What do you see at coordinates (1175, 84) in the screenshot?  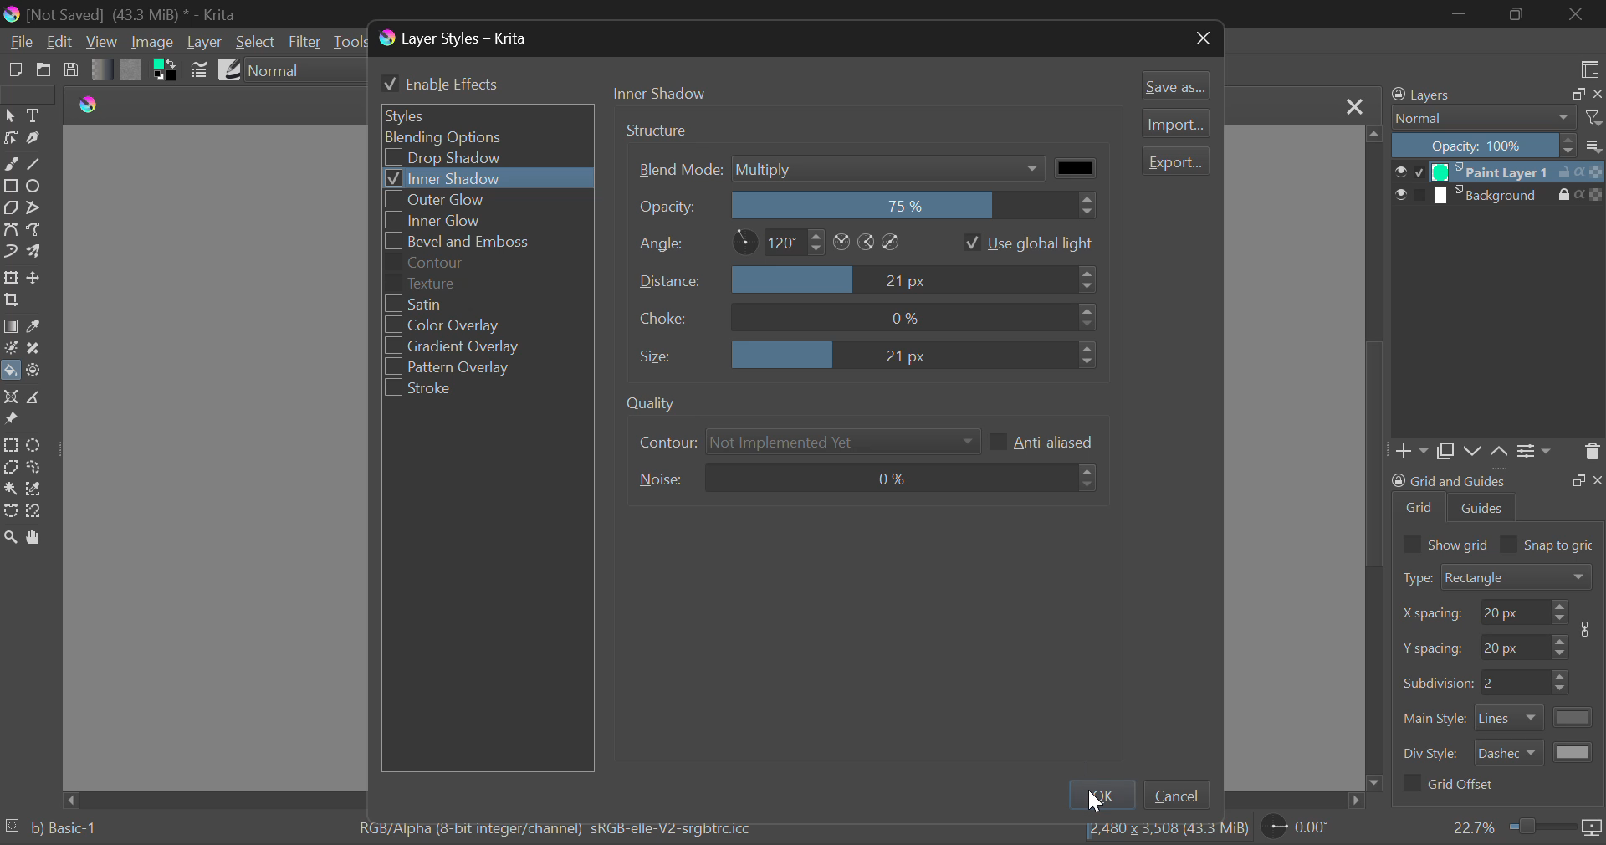 I see `Save as` at bounding box center [1175, 84].